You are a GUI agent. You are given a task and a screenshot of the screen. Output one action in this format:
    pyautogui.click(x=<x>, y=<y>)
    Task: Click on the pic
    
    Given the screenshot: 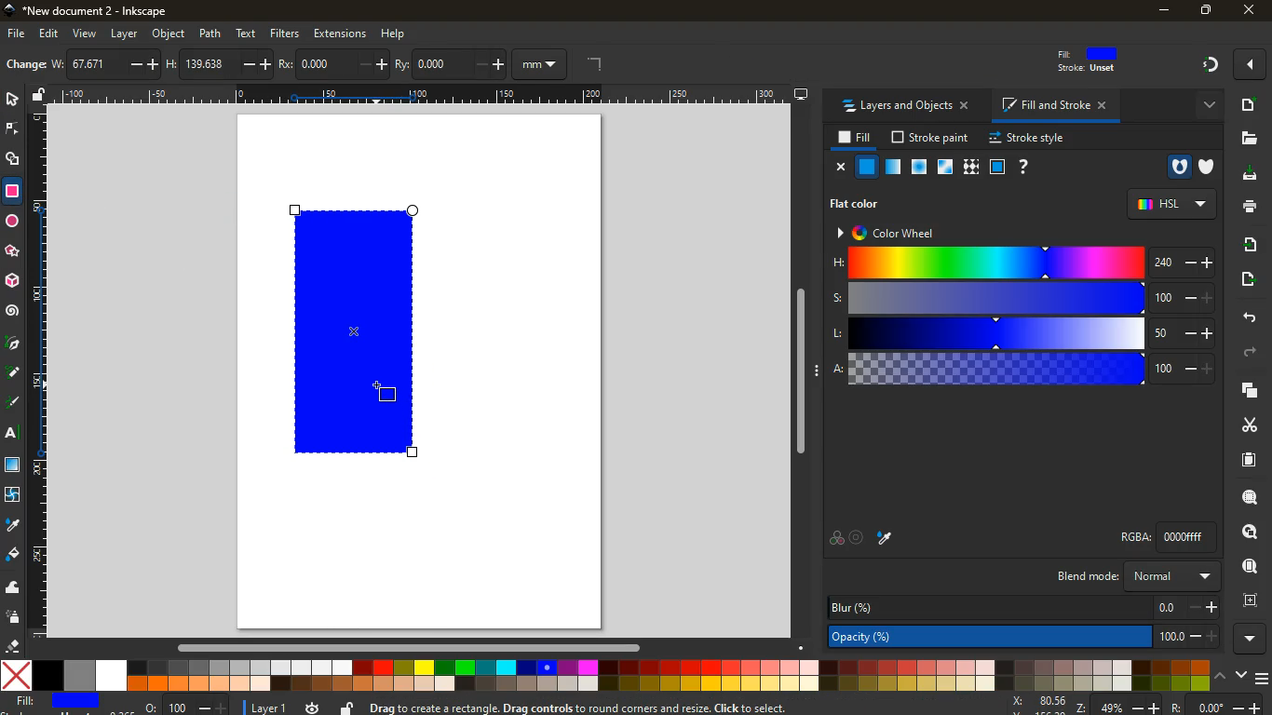 What is the action you would take?
    pyautogui.click(x=13, y=341)
    